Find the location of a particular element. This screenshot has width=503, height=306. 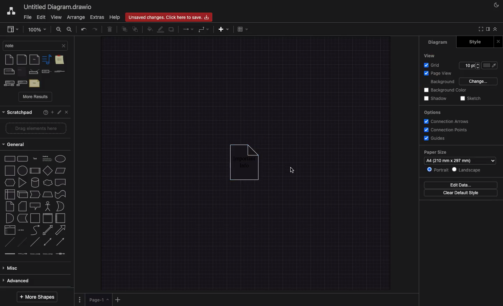

note is located at coordinates (46, 59).